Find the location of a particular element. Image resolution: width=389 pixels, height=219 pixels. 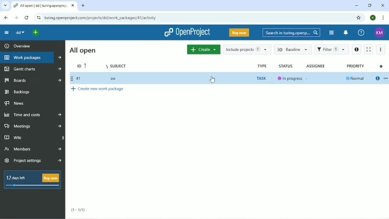

Activate zen mode is located at coordinates (368, 50).